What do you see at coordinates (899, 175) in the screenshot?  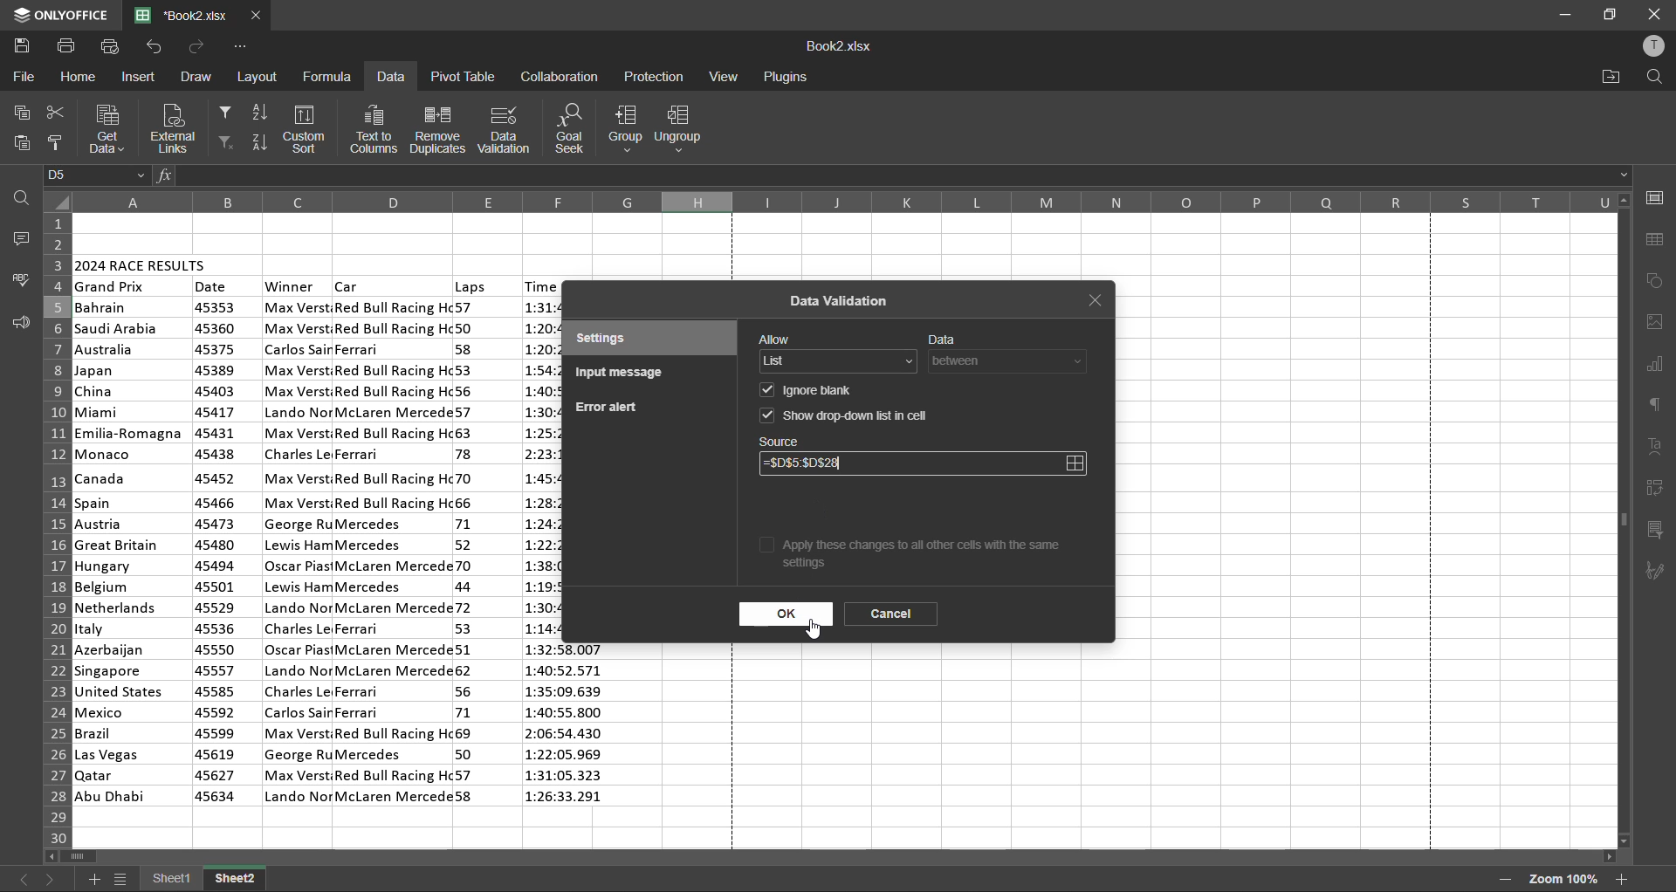 I see `formula bar` at bounding box center [899, 175].